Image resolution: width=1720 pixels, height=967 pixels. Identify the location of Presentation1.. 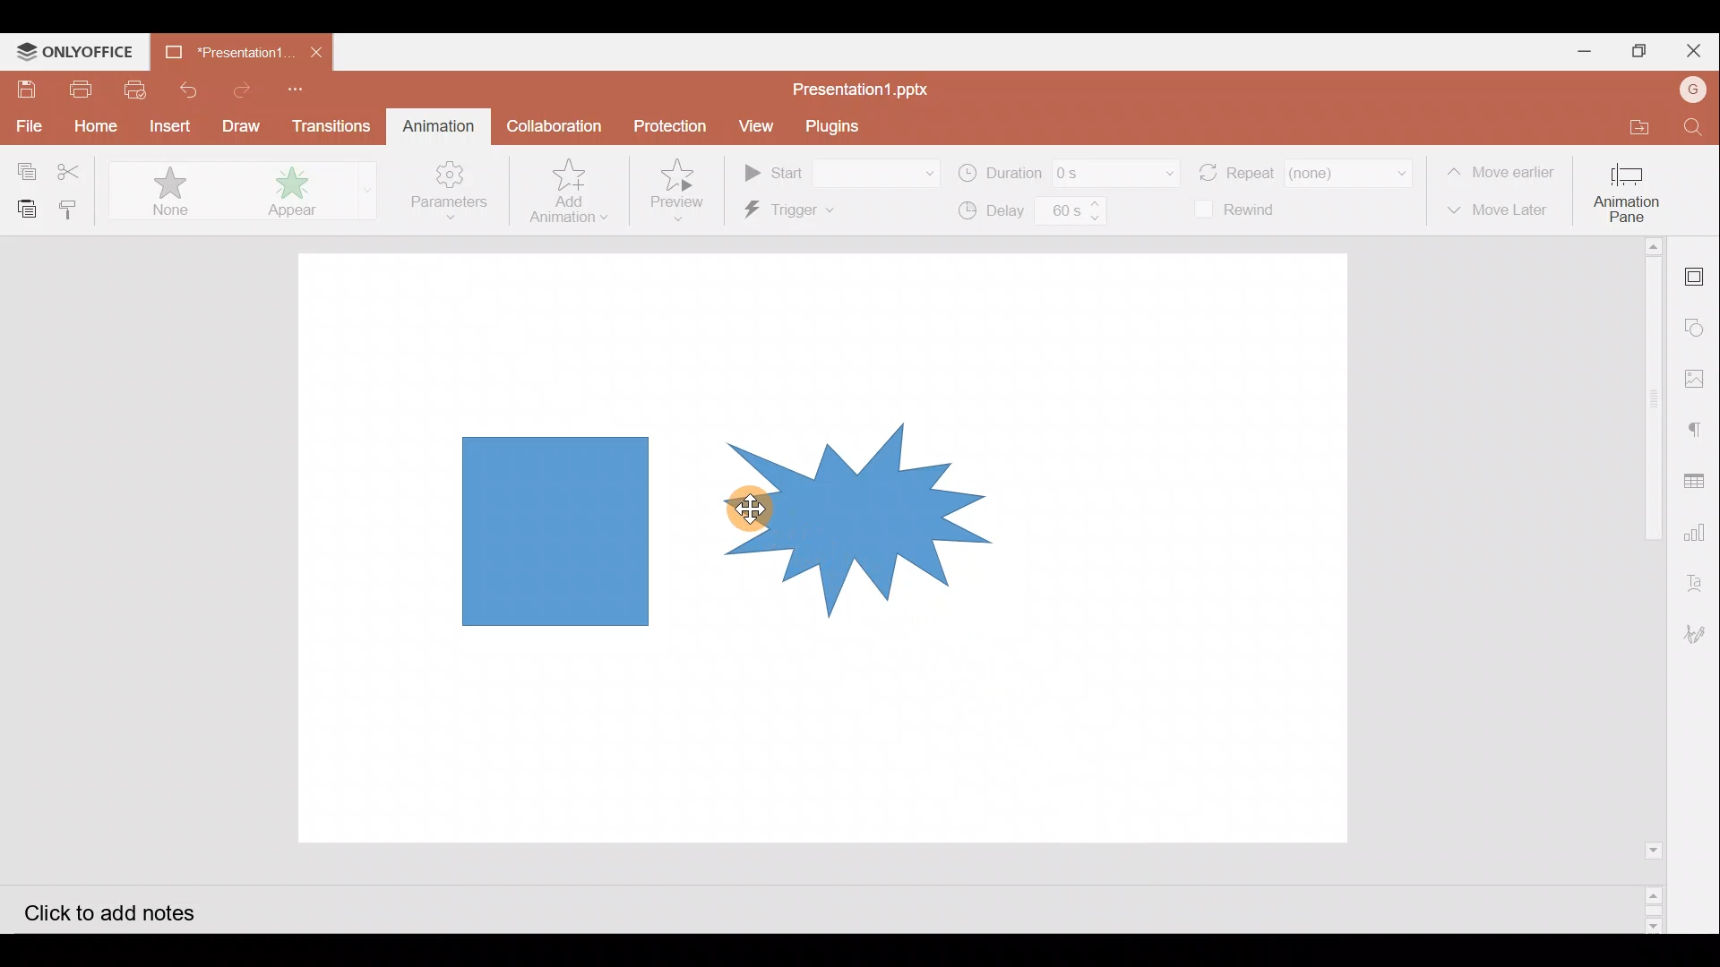
(225, 47).